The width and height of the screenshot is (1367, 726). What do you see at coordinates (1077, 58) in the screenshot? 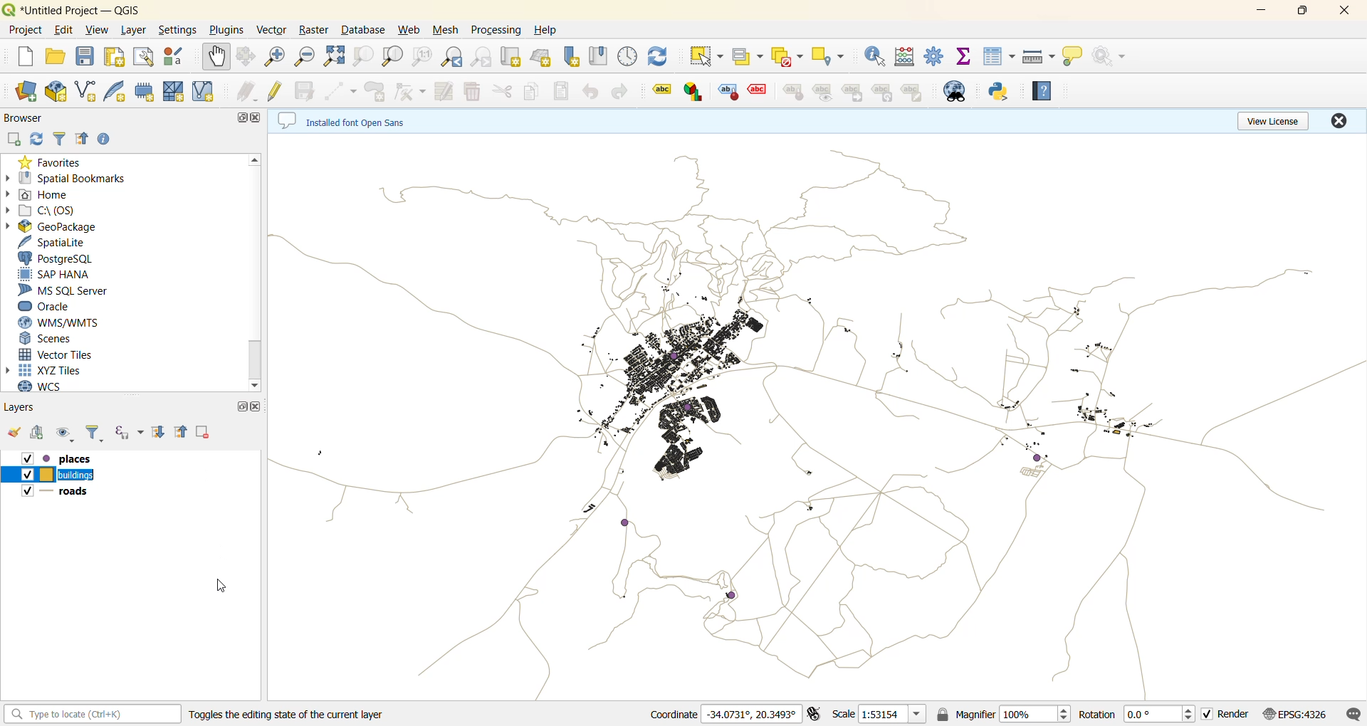
I see `show tips` at bounding box center [1077, 58].